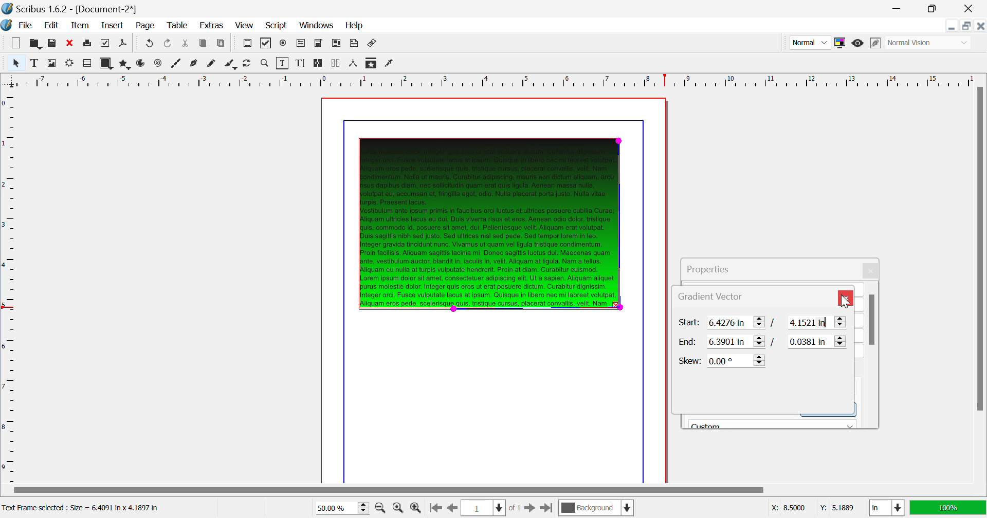 Image resolution: width=987 pixels, height=518 pixels. What do you see at coordinates (195, 64) in the screenshot?
I see `Bezier Curve` at bounding box center [195, 64].